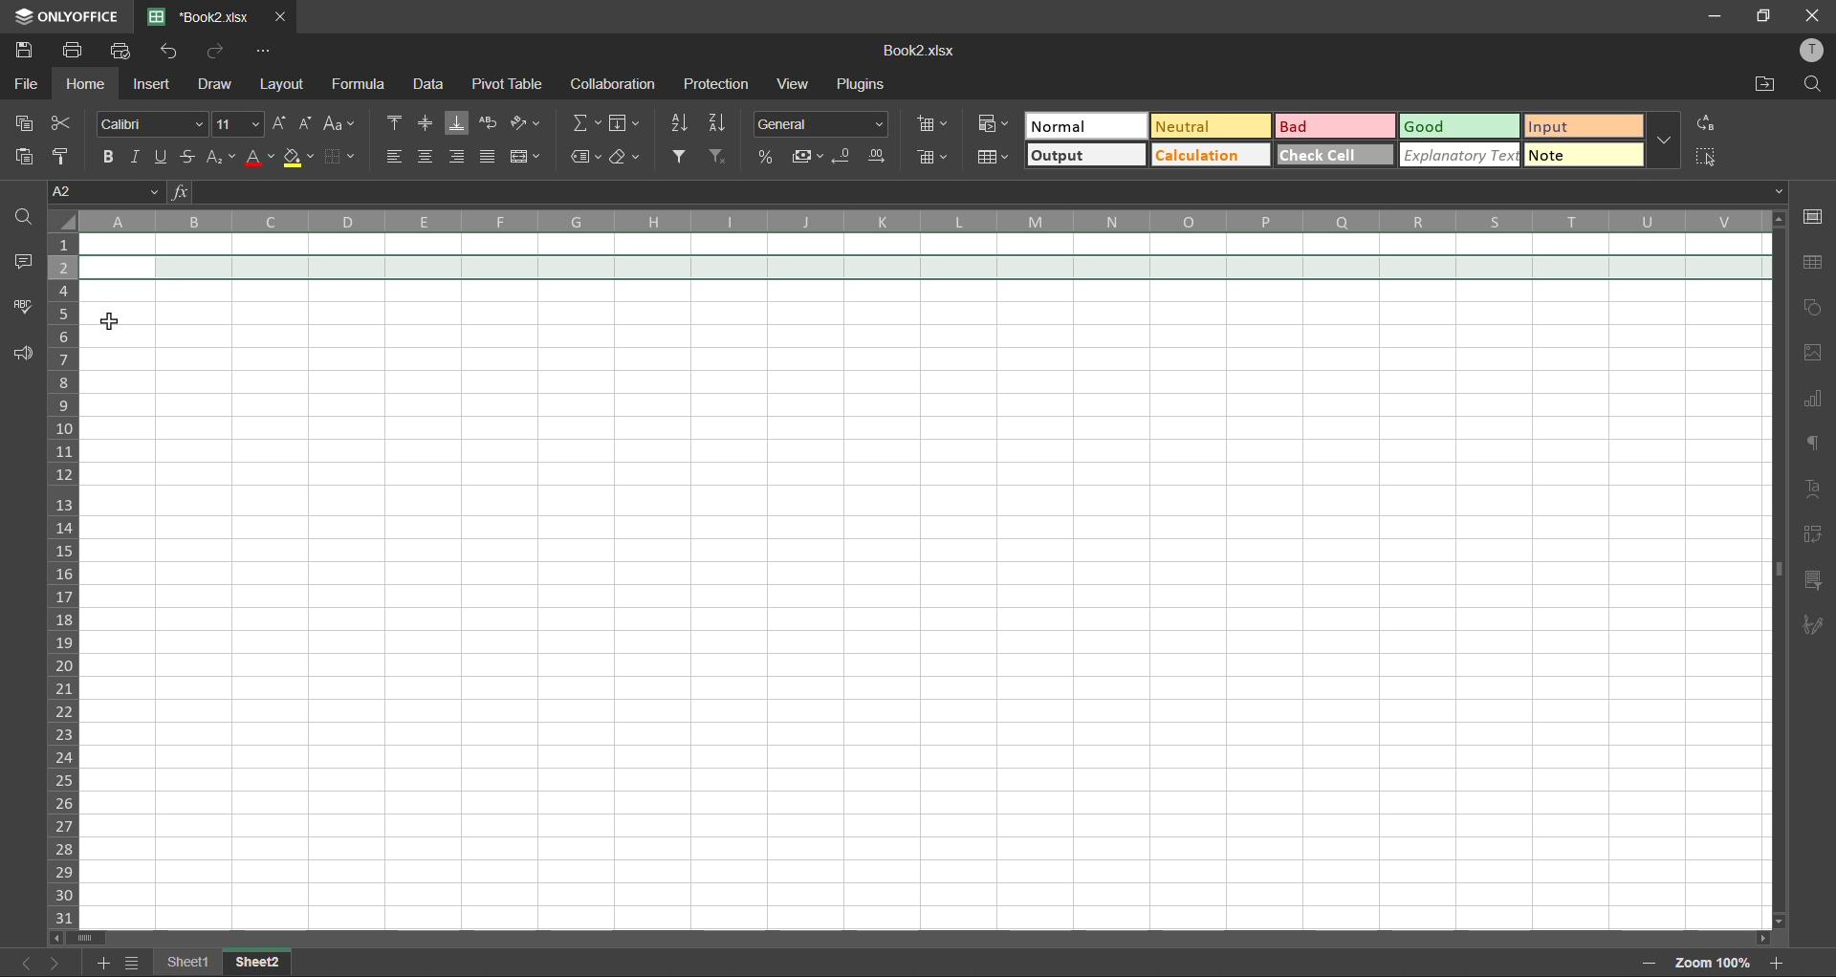  Describe the element at coordinates (171, 52) in the screenshot. I see `undo` at that location.